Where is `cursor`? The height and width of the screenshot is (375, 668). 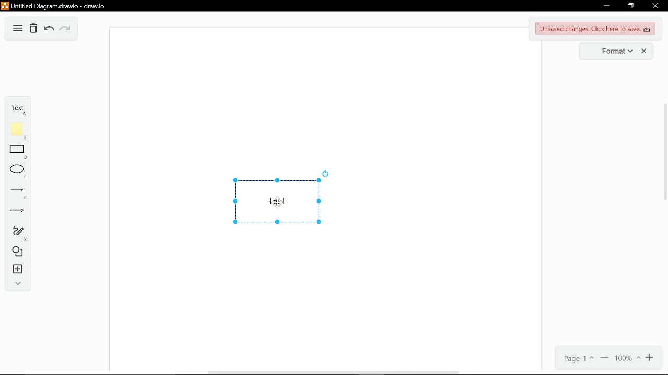 cursor is located at coordinates (277, 202).